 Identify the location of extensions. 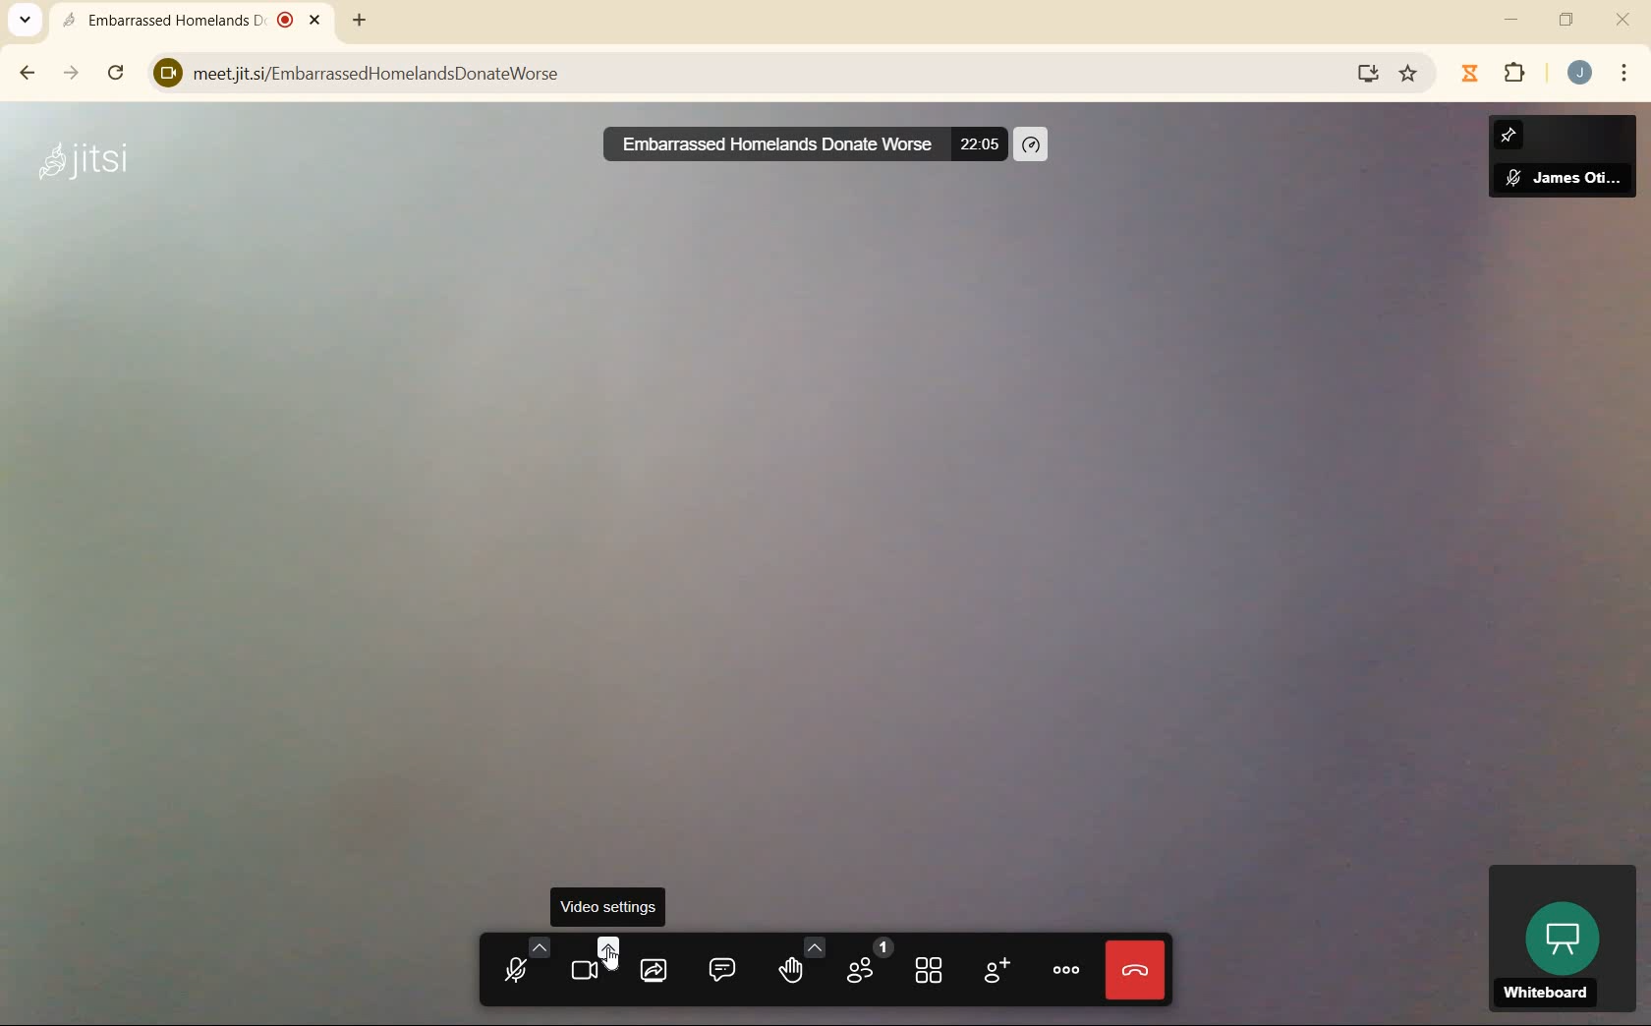
(1495, 74).